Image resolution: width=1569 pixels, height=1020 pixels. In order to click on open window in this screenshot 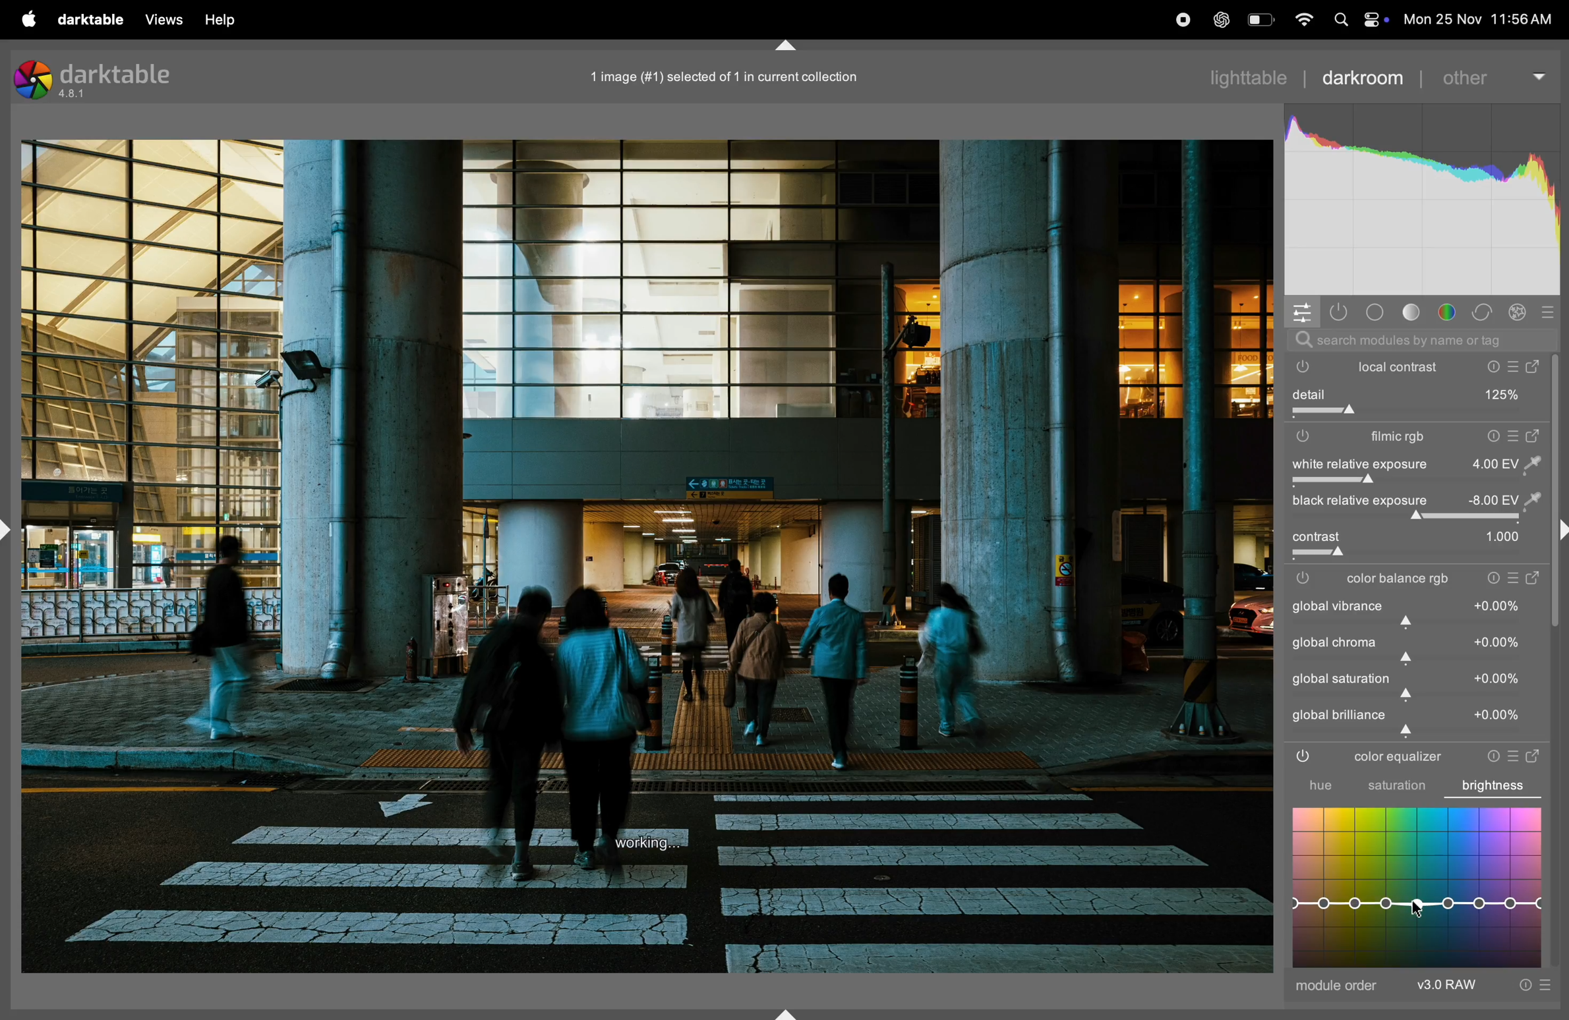, I will do `click(1536, 753)`.